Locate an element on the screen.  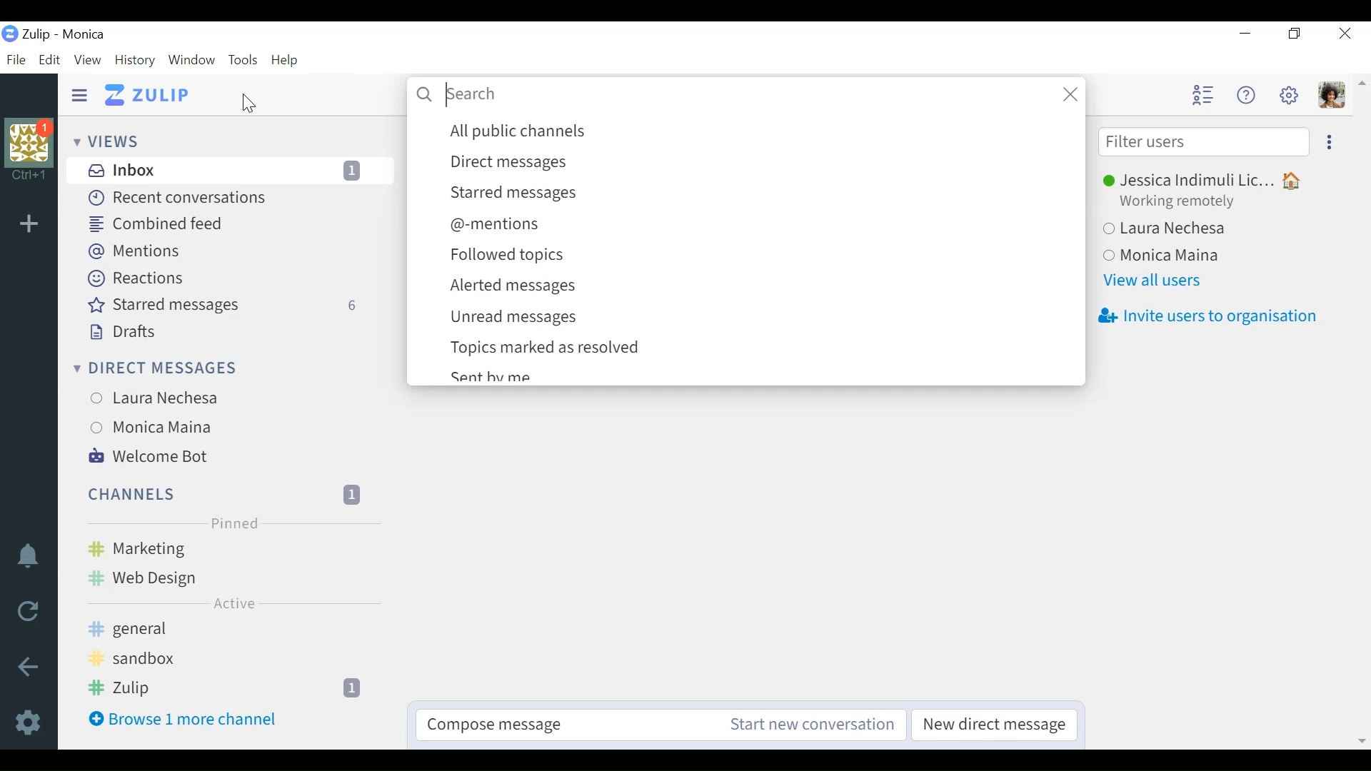
Help is located at coordinates (285, 59).